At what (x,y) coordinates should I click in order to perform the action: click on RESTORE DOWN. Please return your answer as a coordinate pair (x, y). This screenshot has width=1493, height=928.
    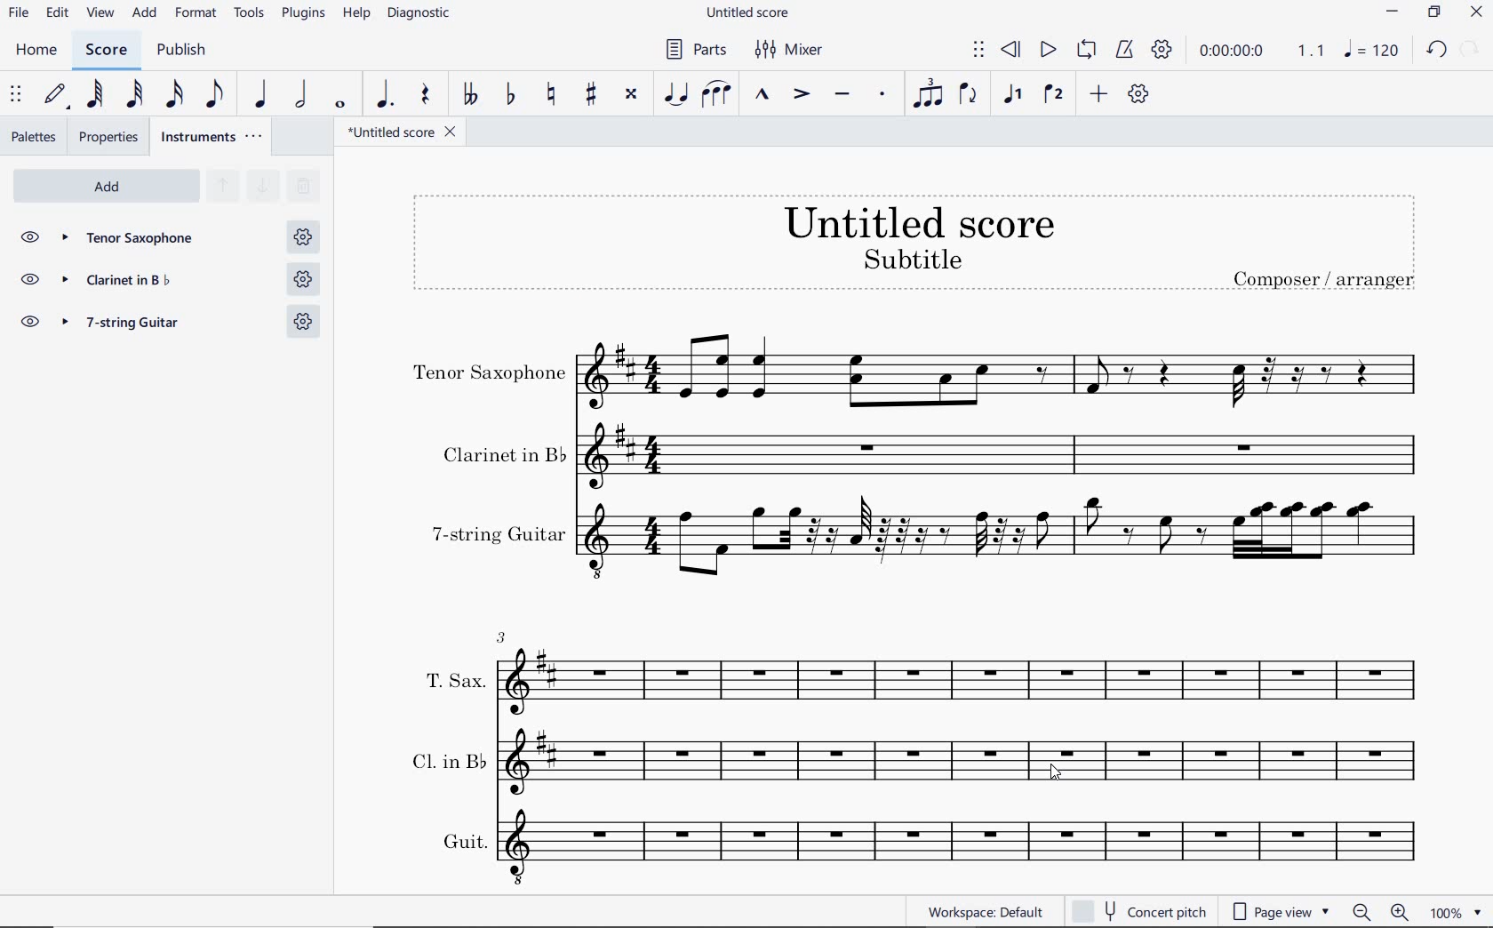
    Looking at the image, I should click on (1437, 13).